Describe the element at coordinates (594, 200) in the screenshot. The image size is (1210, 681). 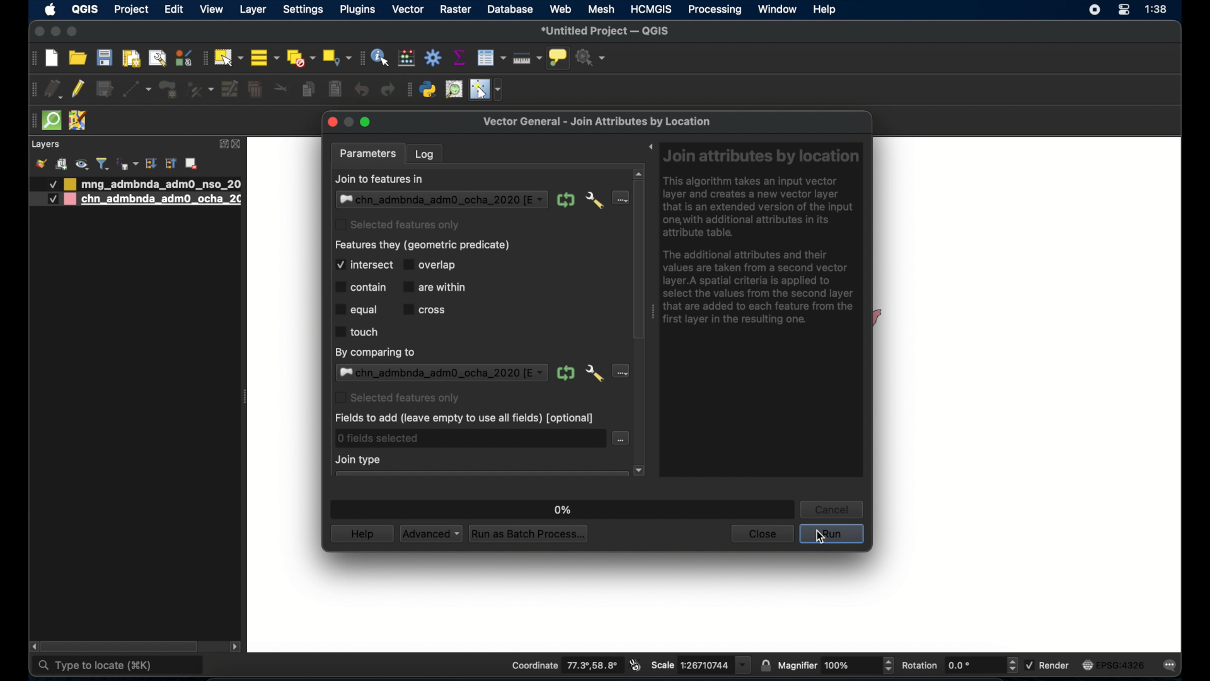
I see `advanced options` at that location.